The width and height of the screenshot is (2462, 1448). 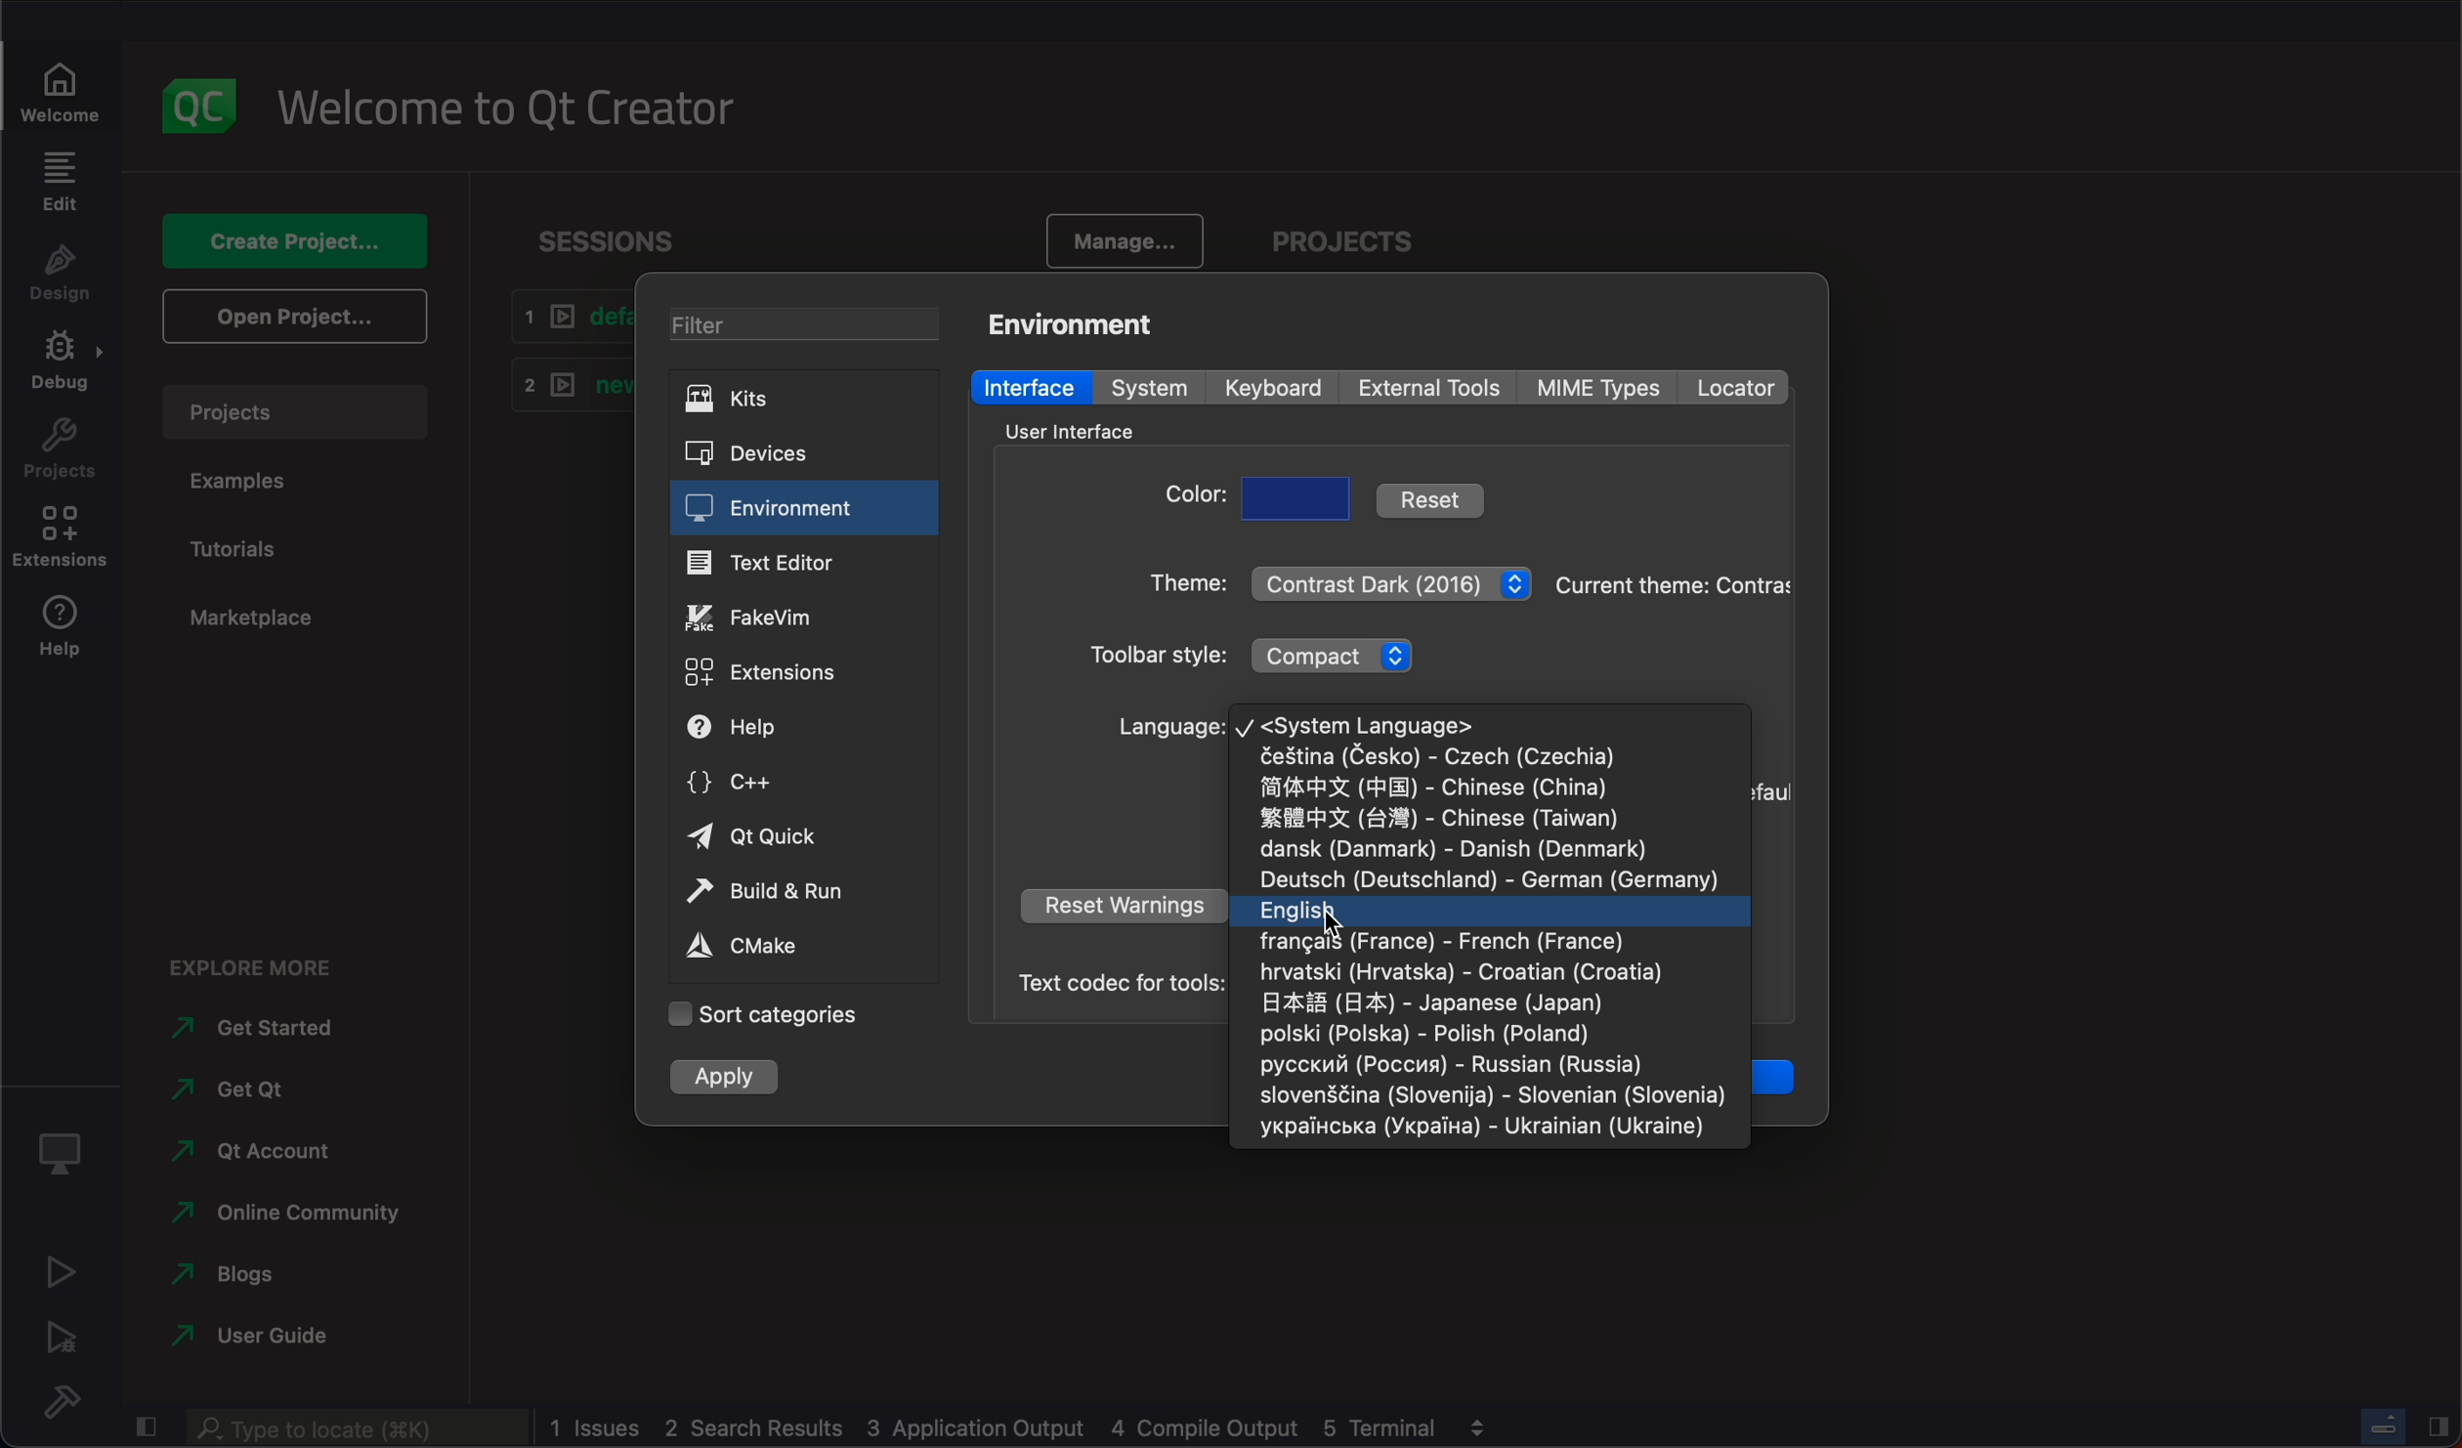 I want to click on reset, so click(x=1123, y=905).